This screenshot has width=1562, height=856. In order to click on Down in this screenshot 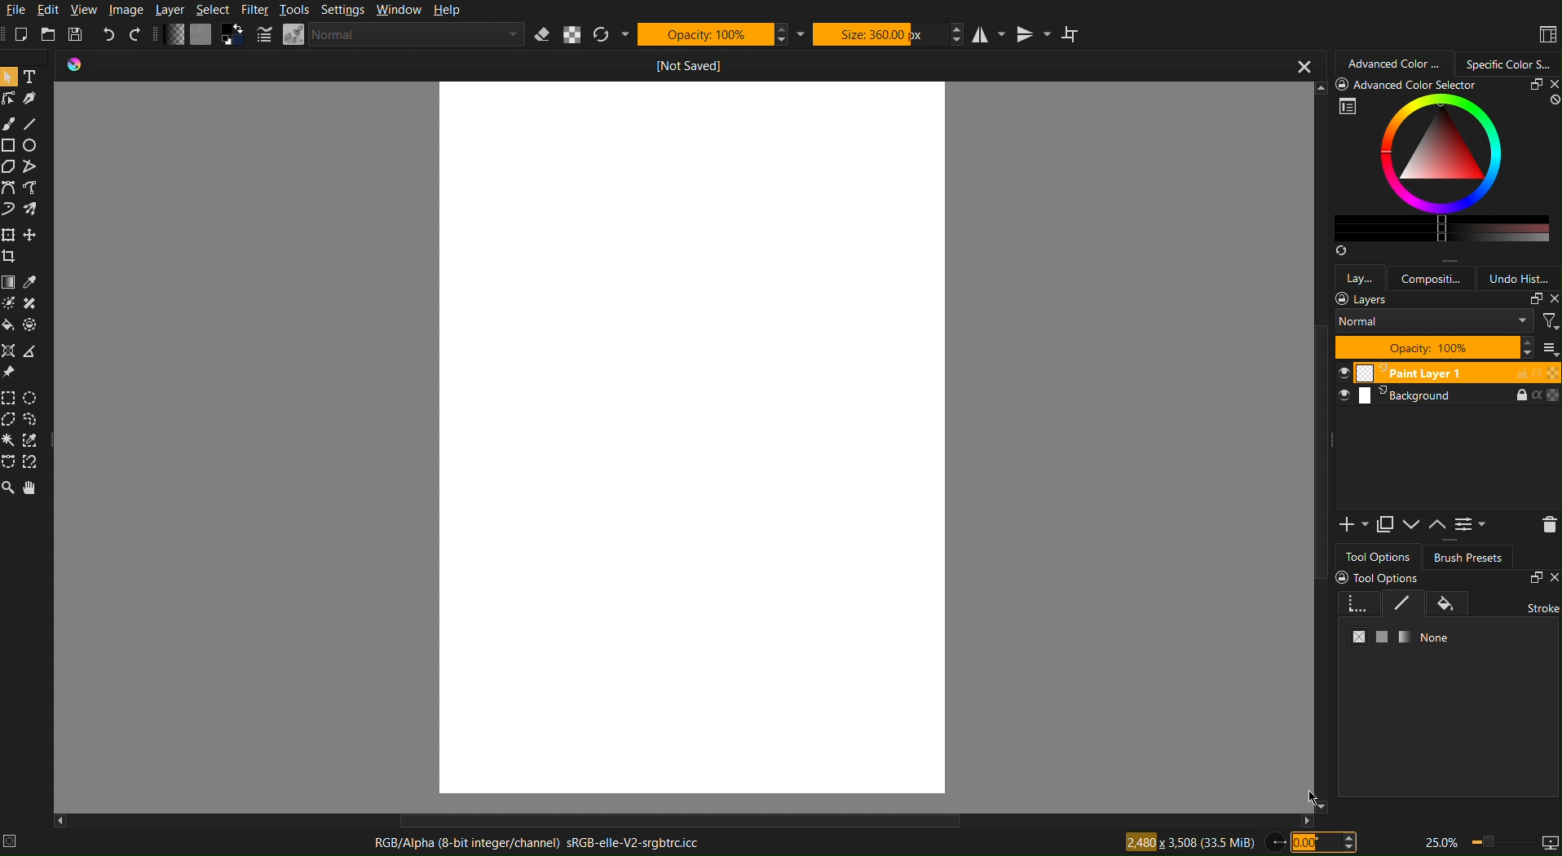, I will do `click(1413, 526)`.